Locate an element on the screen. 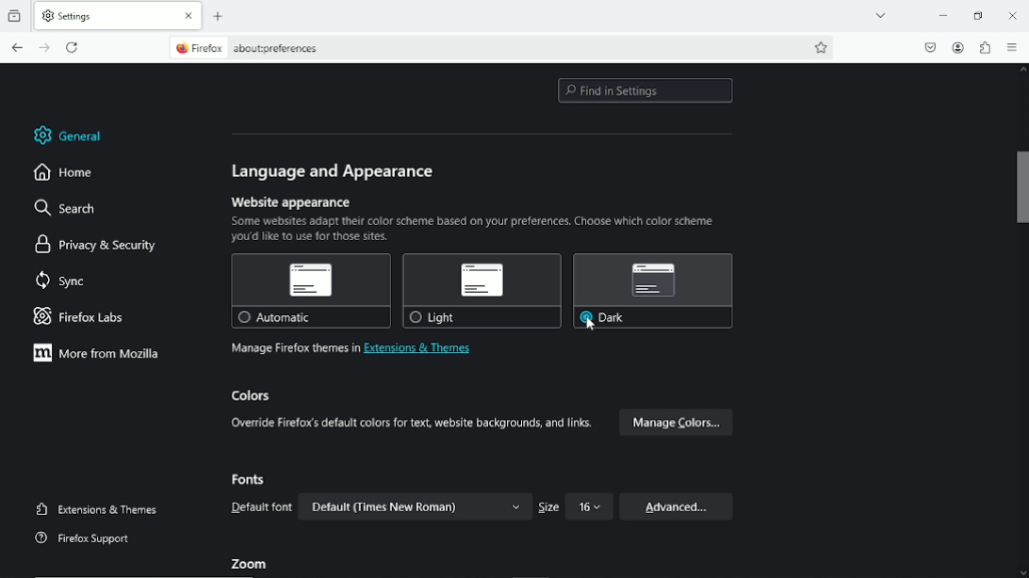  account is located at coordinates (958, 47).